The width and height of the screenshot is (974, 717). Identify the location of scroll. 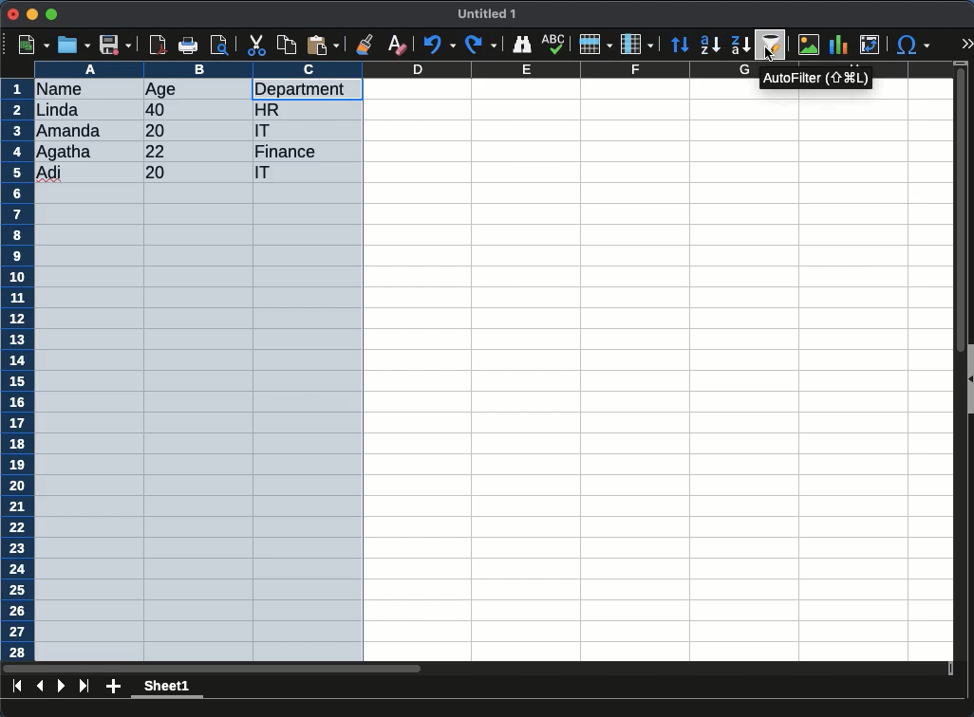
(953, 364).